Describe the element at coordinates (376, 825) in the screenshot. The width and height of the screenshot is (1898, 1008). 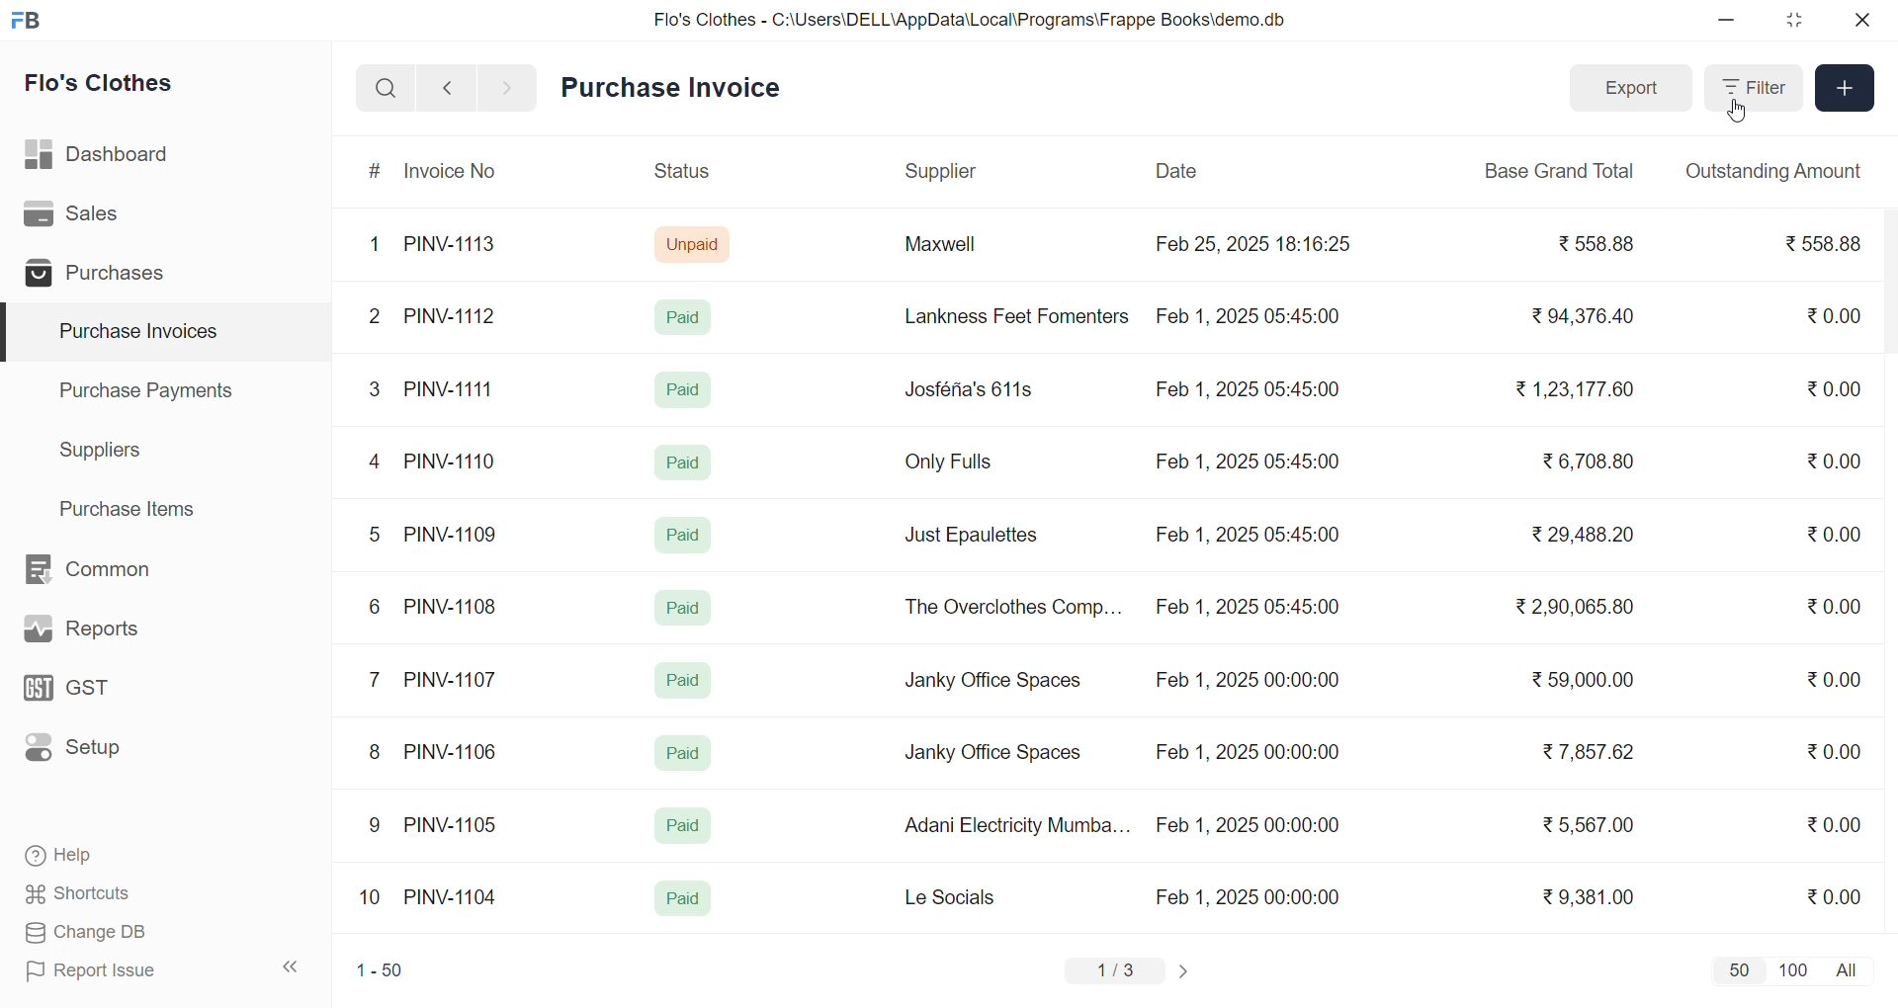
I see `9` at that location.